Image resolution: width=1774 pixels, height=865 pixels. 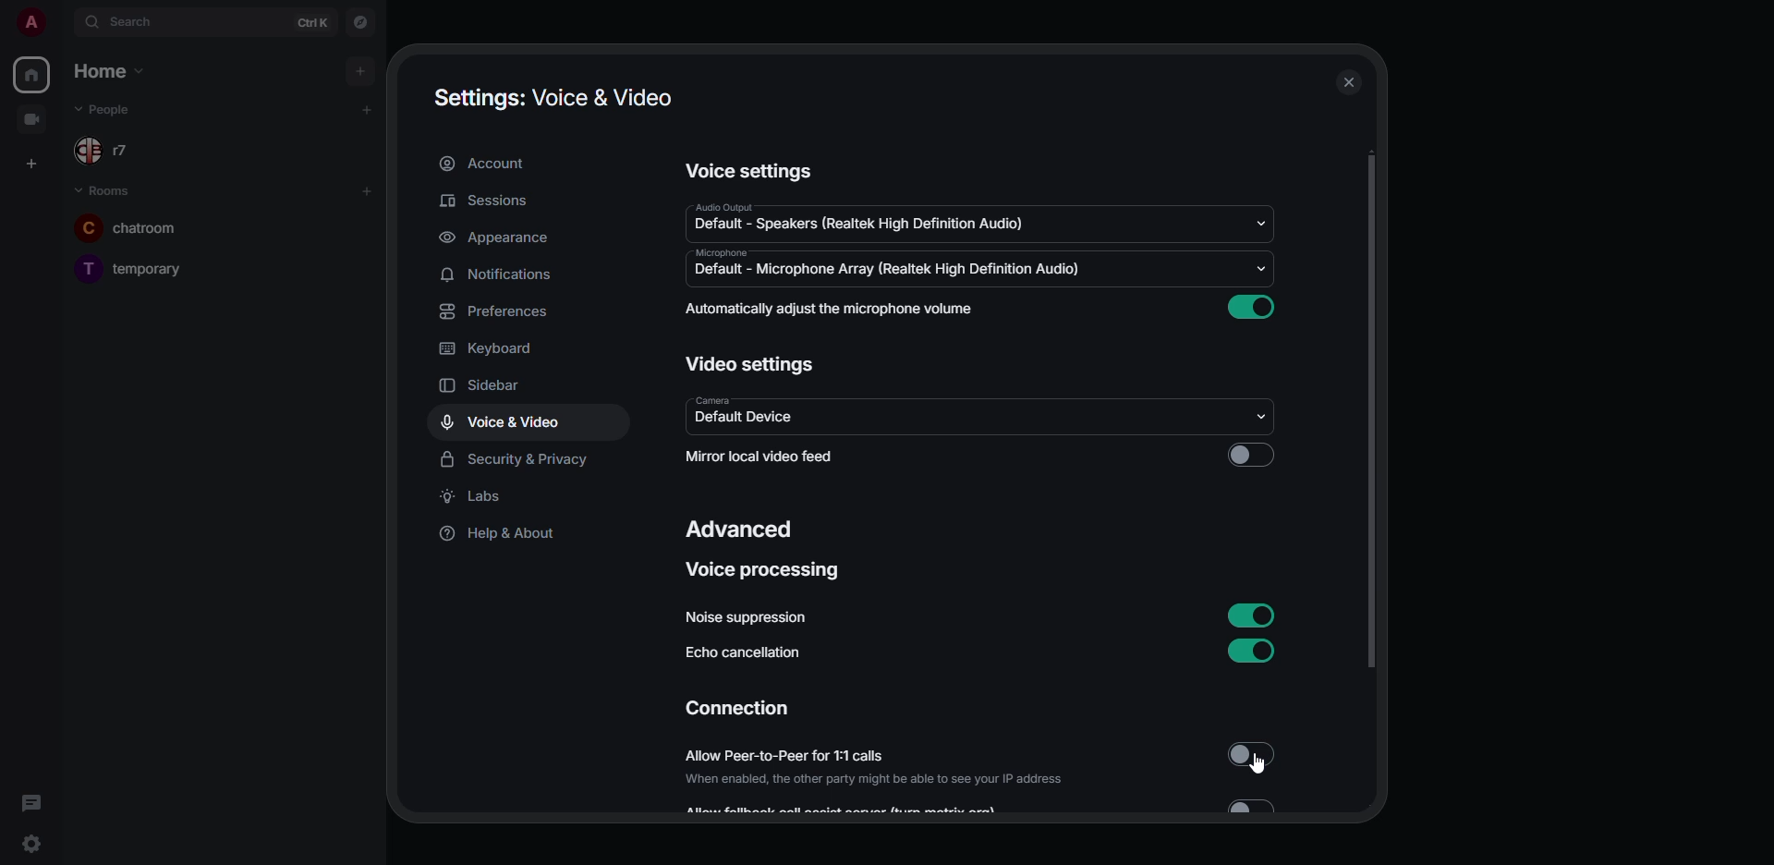 I want to click on default, so click(x=863, y=225).